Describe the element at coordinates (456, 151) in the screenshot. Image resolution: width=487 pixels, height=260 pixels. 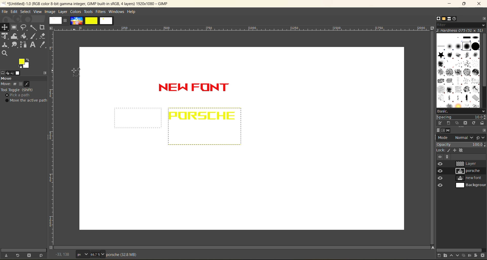
I see `position and size` at that location.